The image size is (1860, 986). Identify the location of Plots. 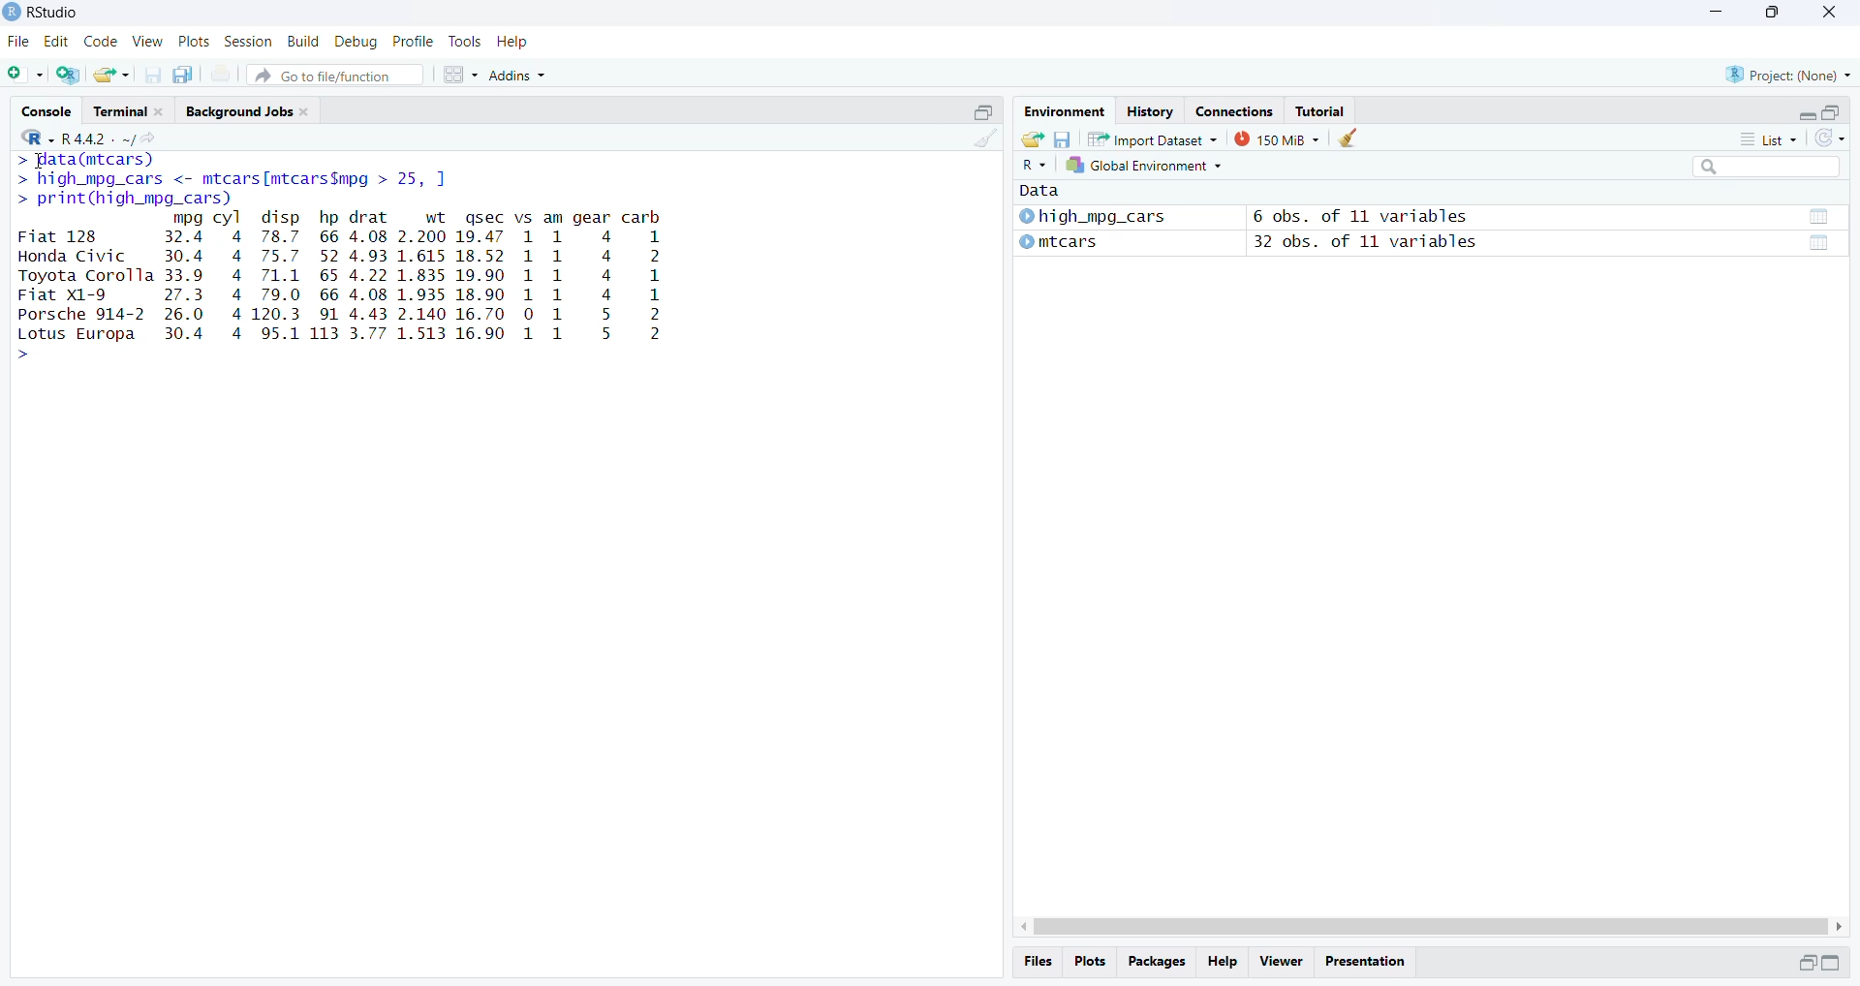
(193, 42).